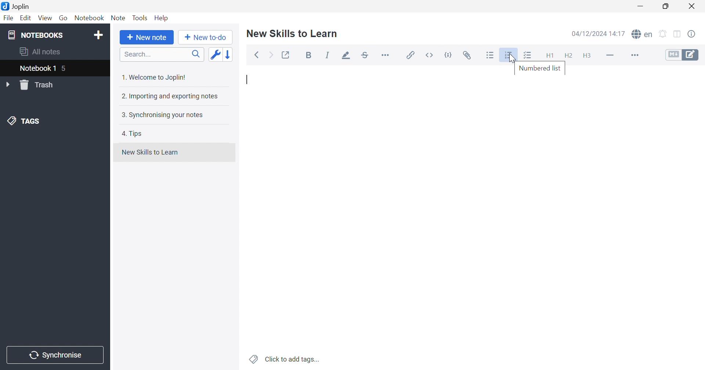 This screenshot has width=705, height=370. I want to click on Edit, so click(25, 18).